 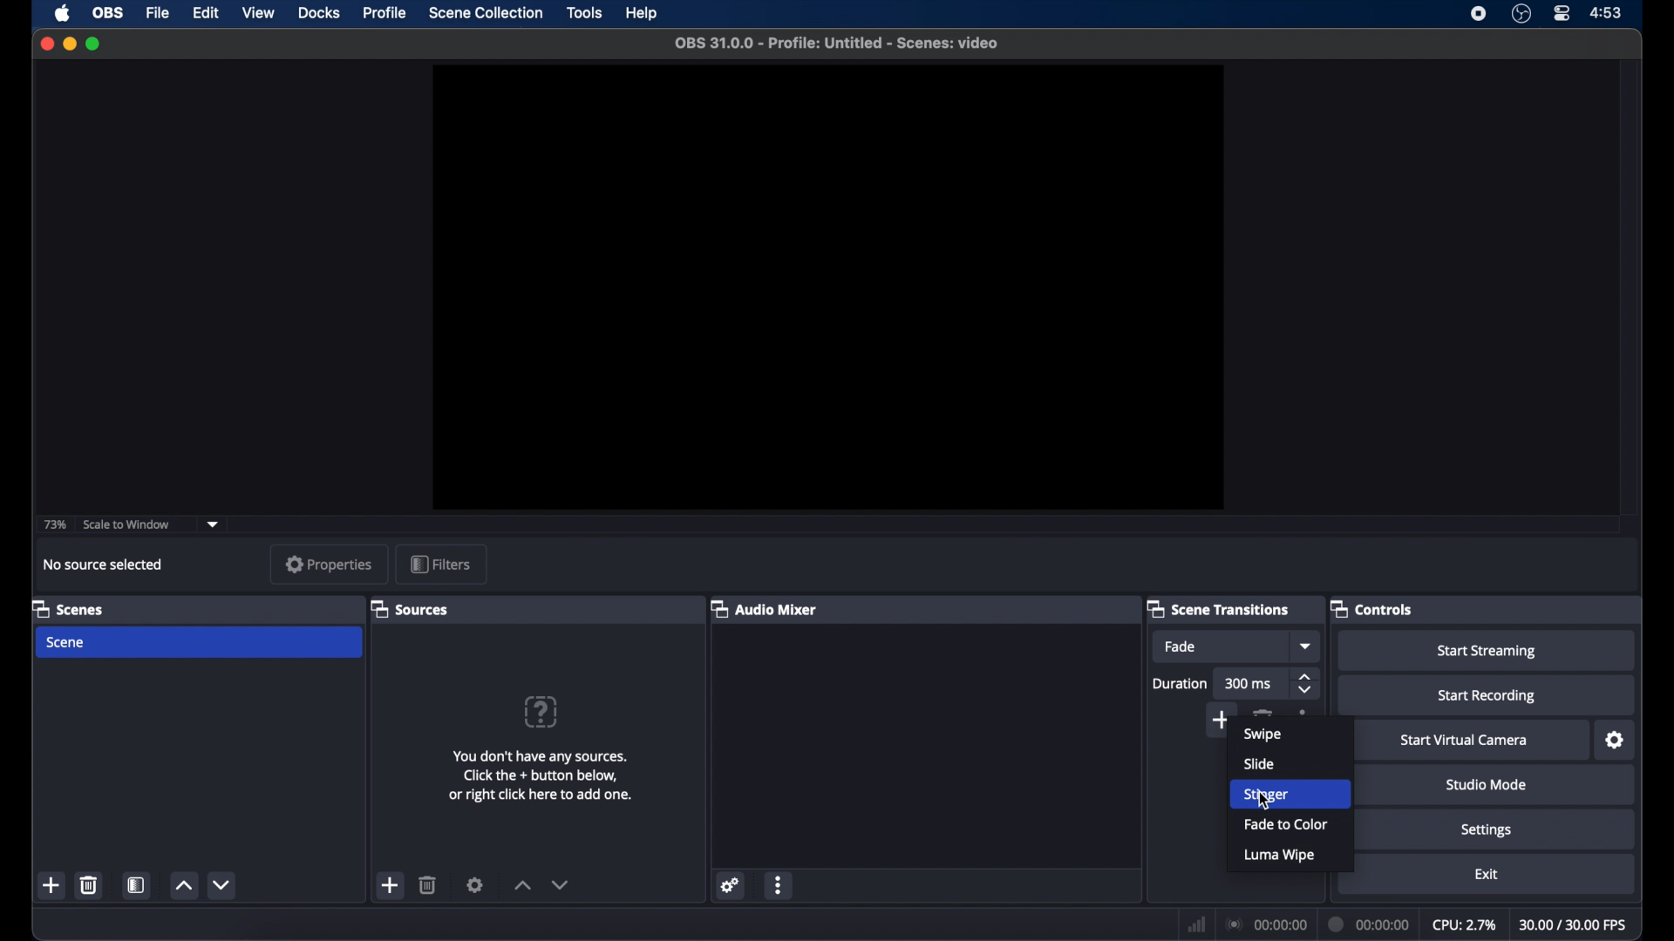 What do you see at coordinates (205, 12) in the screenshot?
I see `edit` at bounding box center [205, 12].